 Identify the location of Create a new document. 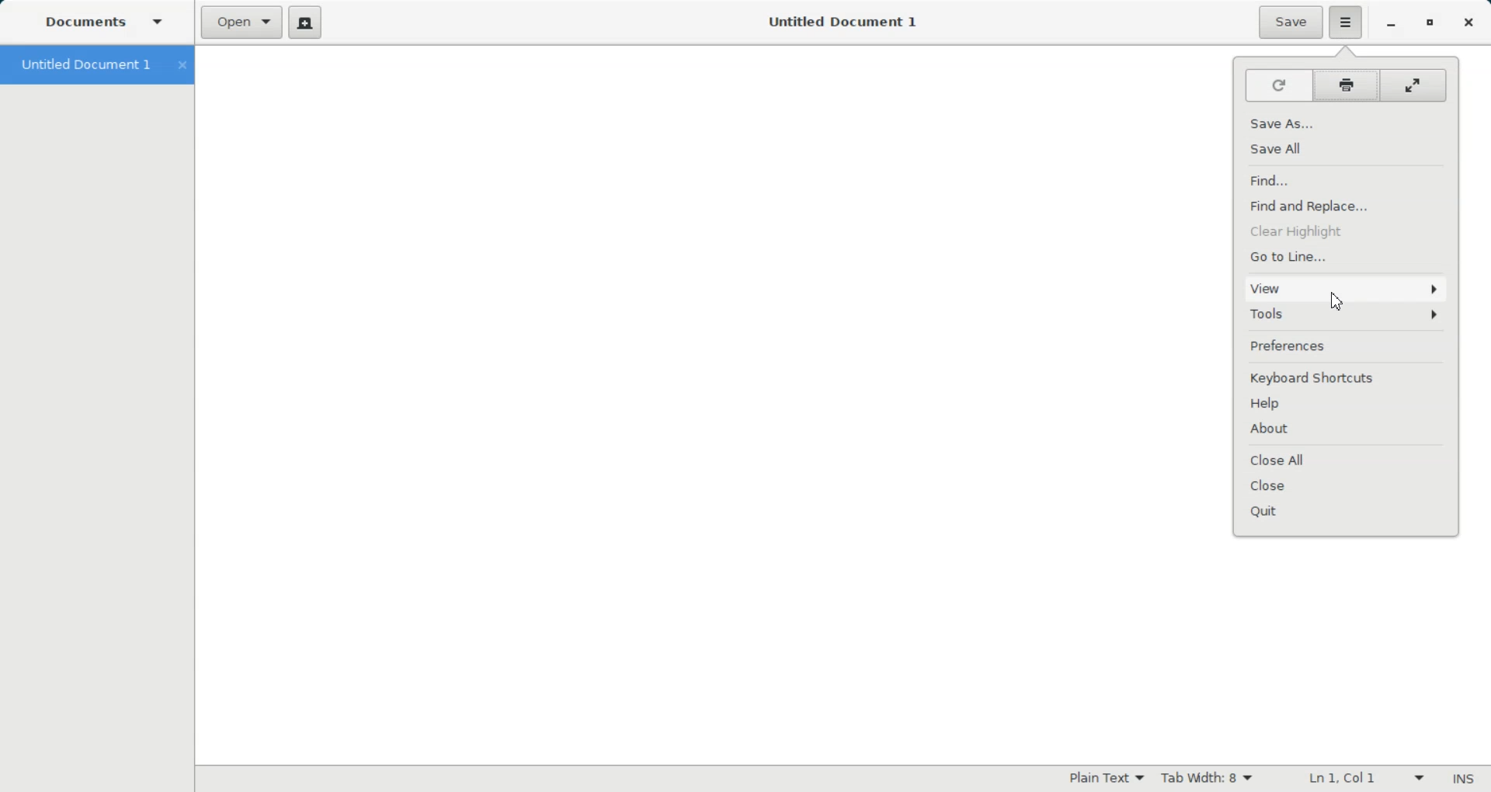
(306, 21).